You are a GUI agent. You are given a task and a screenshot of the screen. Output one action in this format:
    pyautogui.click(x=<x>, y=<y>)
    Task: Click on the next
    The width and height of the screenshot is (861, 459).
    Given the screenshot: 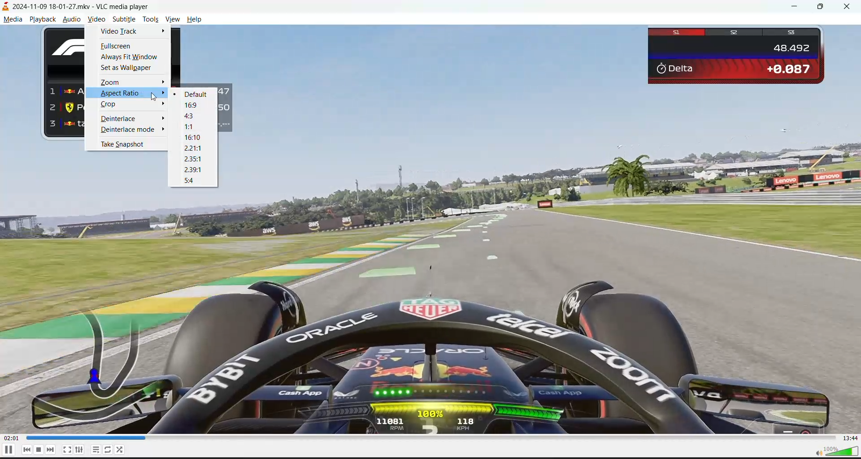 What is the action you would take?
    pyautogui.click(x=54, y=450)
    